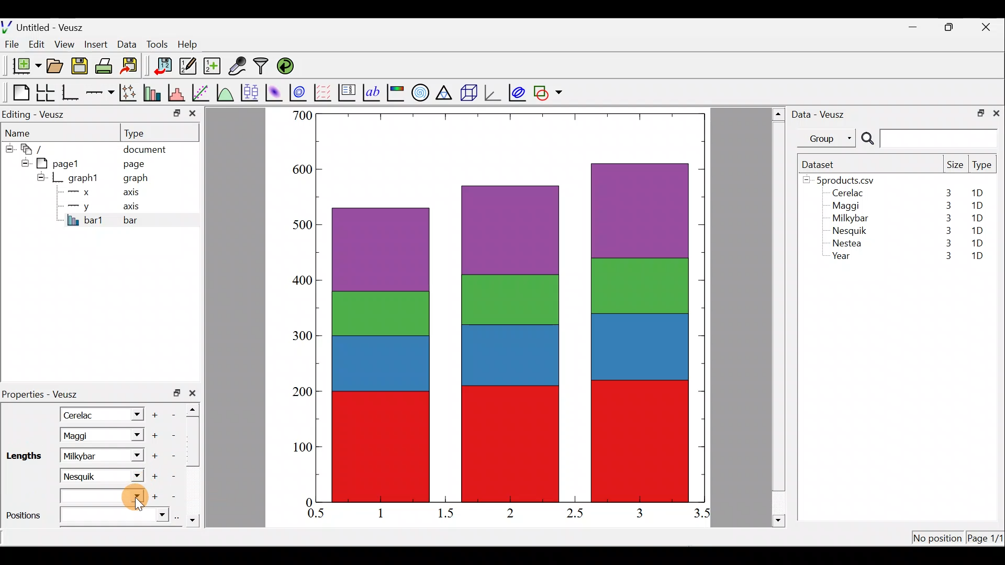  I want to click on close, so click(996, 112).